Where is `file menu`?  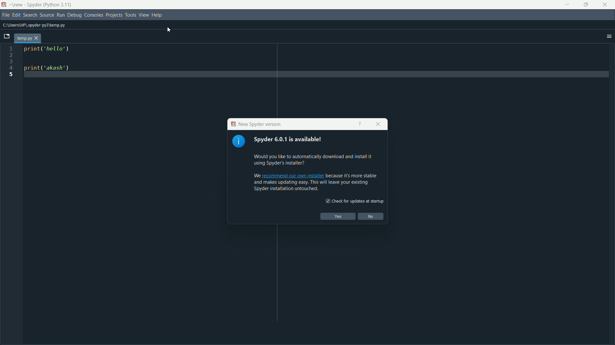 file menu is located at coordinates (6, 14).